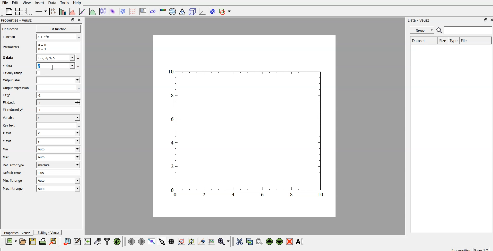 The width and height of the screenshot is (493, 251). Describe the element at coordinates (113, 12) in the screenshot. I see `plot 2d data set as an image` at that location.